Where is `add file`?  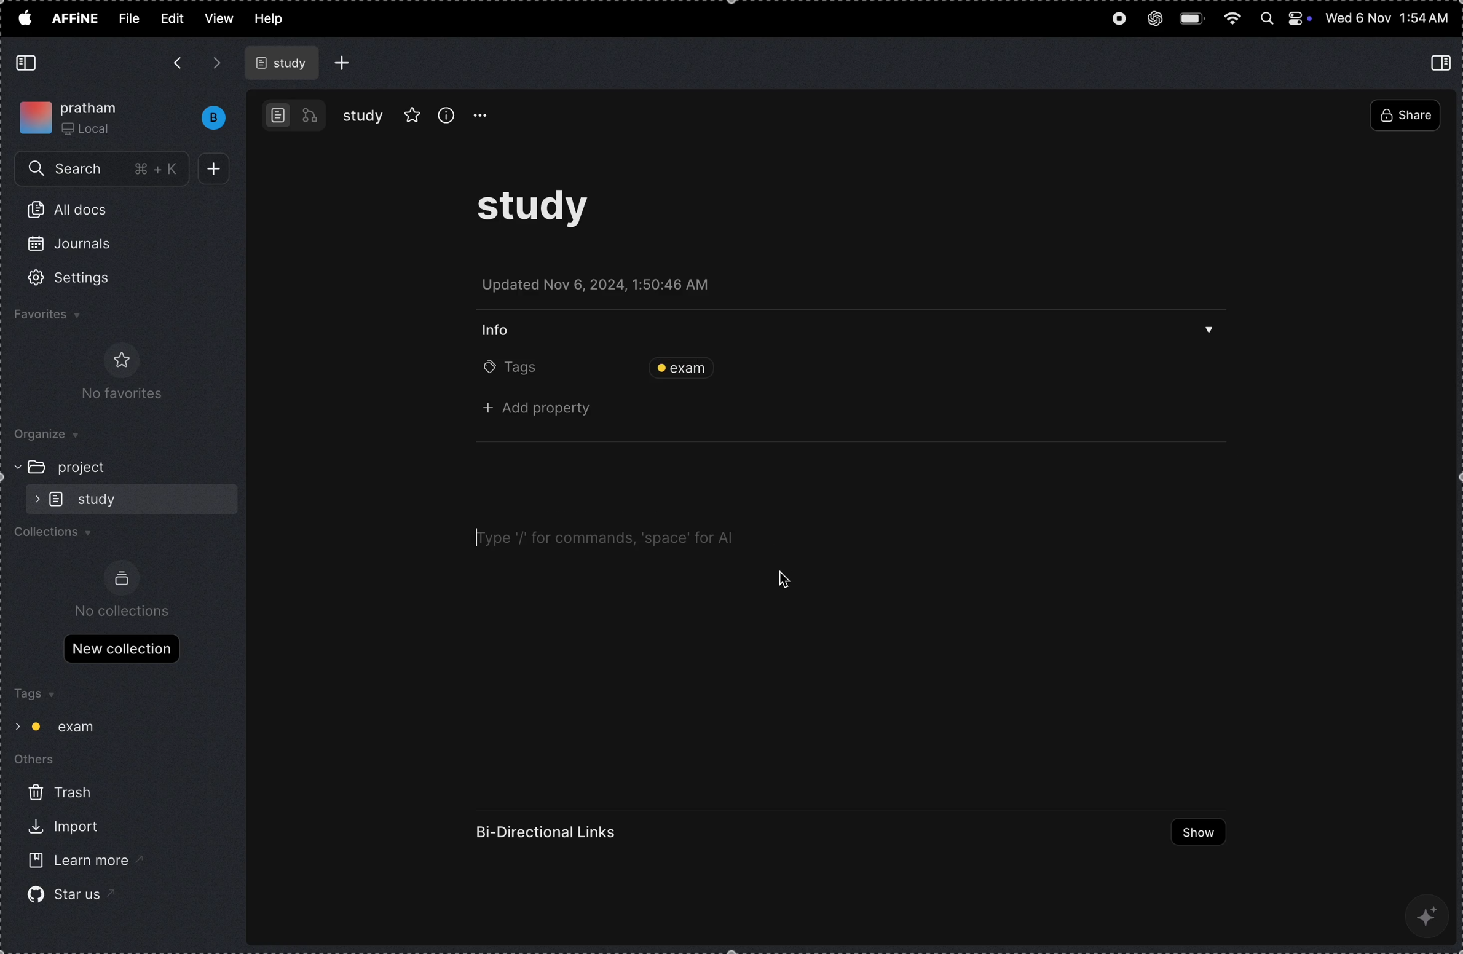
add file is located at coordinates (343, 63).